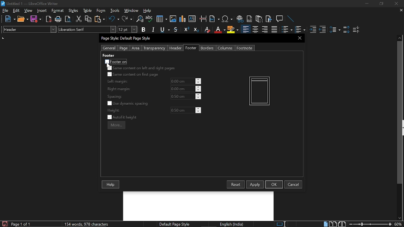 The width and height of the screenshot is (404, 227). I want to click on Footer, so click(191, 48).